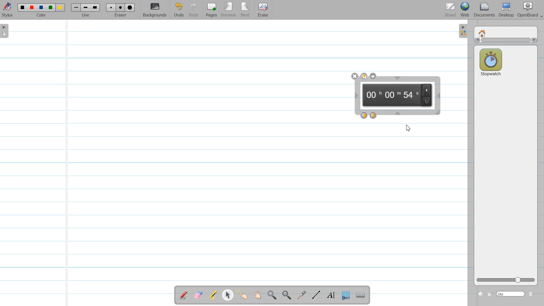 The height and width of the screenshot is (306, 544). What do you see at coordinates (229, 10) in the screenshot?
I see `Previous` at bounding box center [229, 10].